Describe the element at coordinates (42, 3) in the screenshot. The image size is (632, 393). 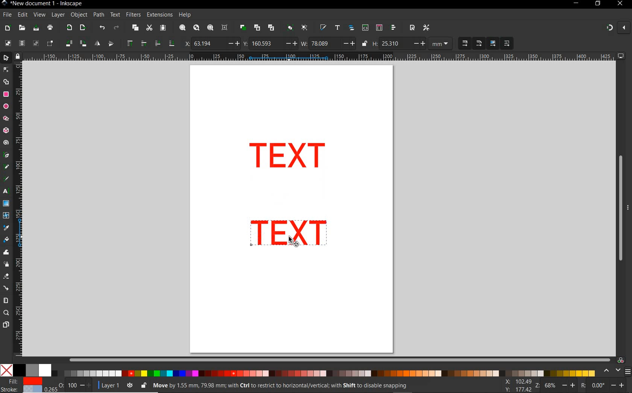
I see `file name` at that location.